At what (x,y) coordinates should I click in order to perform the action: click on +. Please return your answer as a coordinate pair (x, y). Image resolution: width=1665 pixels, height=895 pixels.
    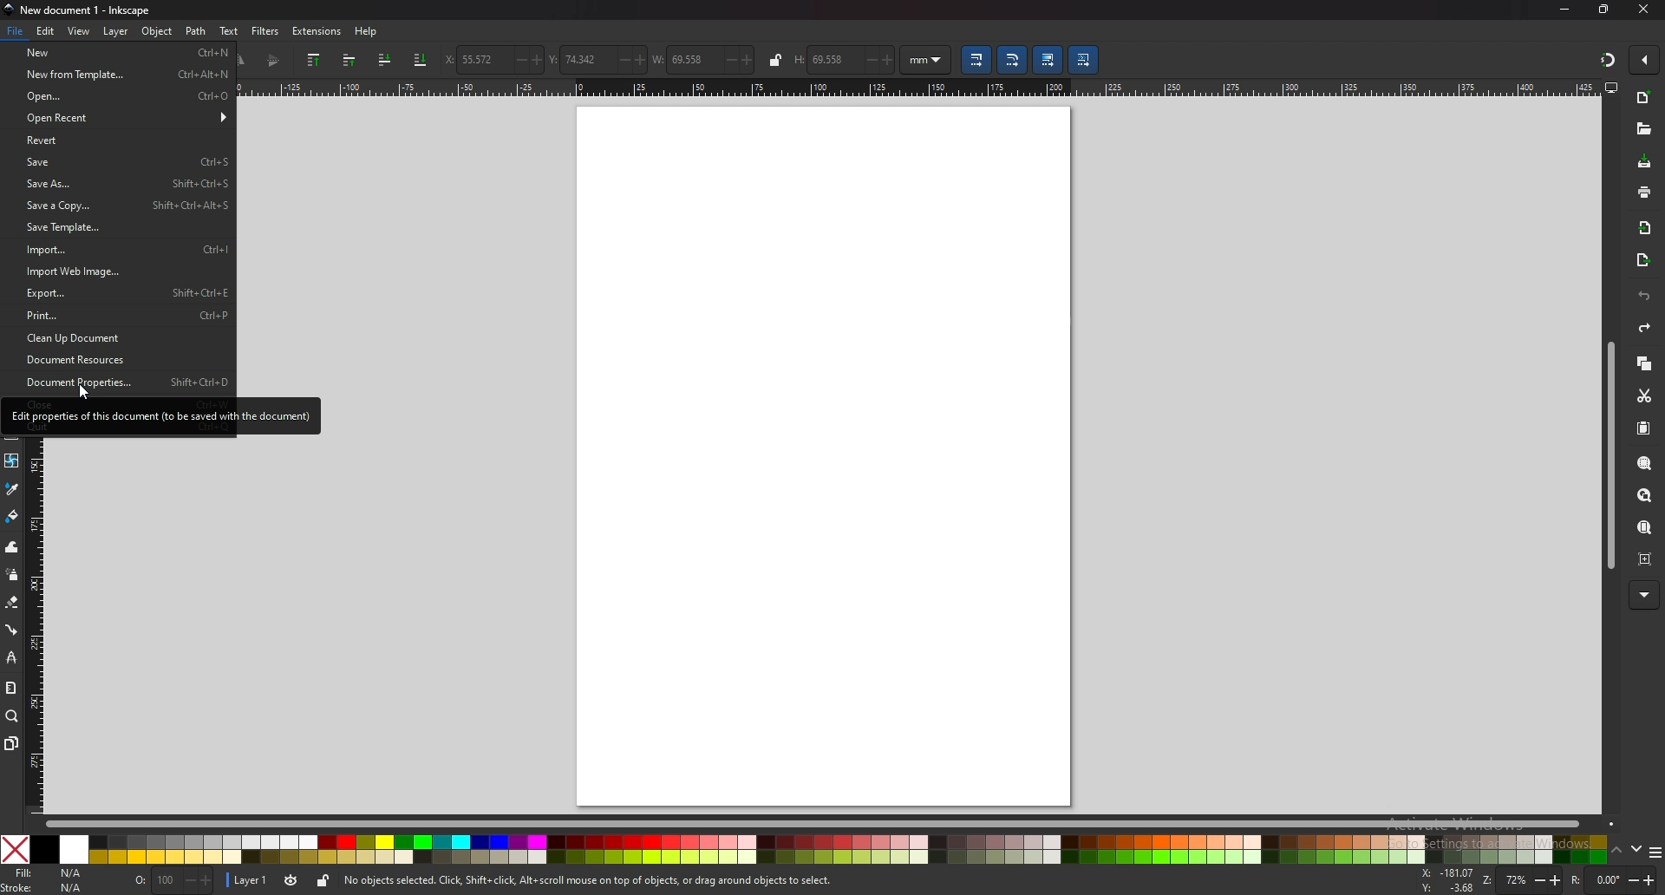
    Looking at the image, I should click on (535, 61).